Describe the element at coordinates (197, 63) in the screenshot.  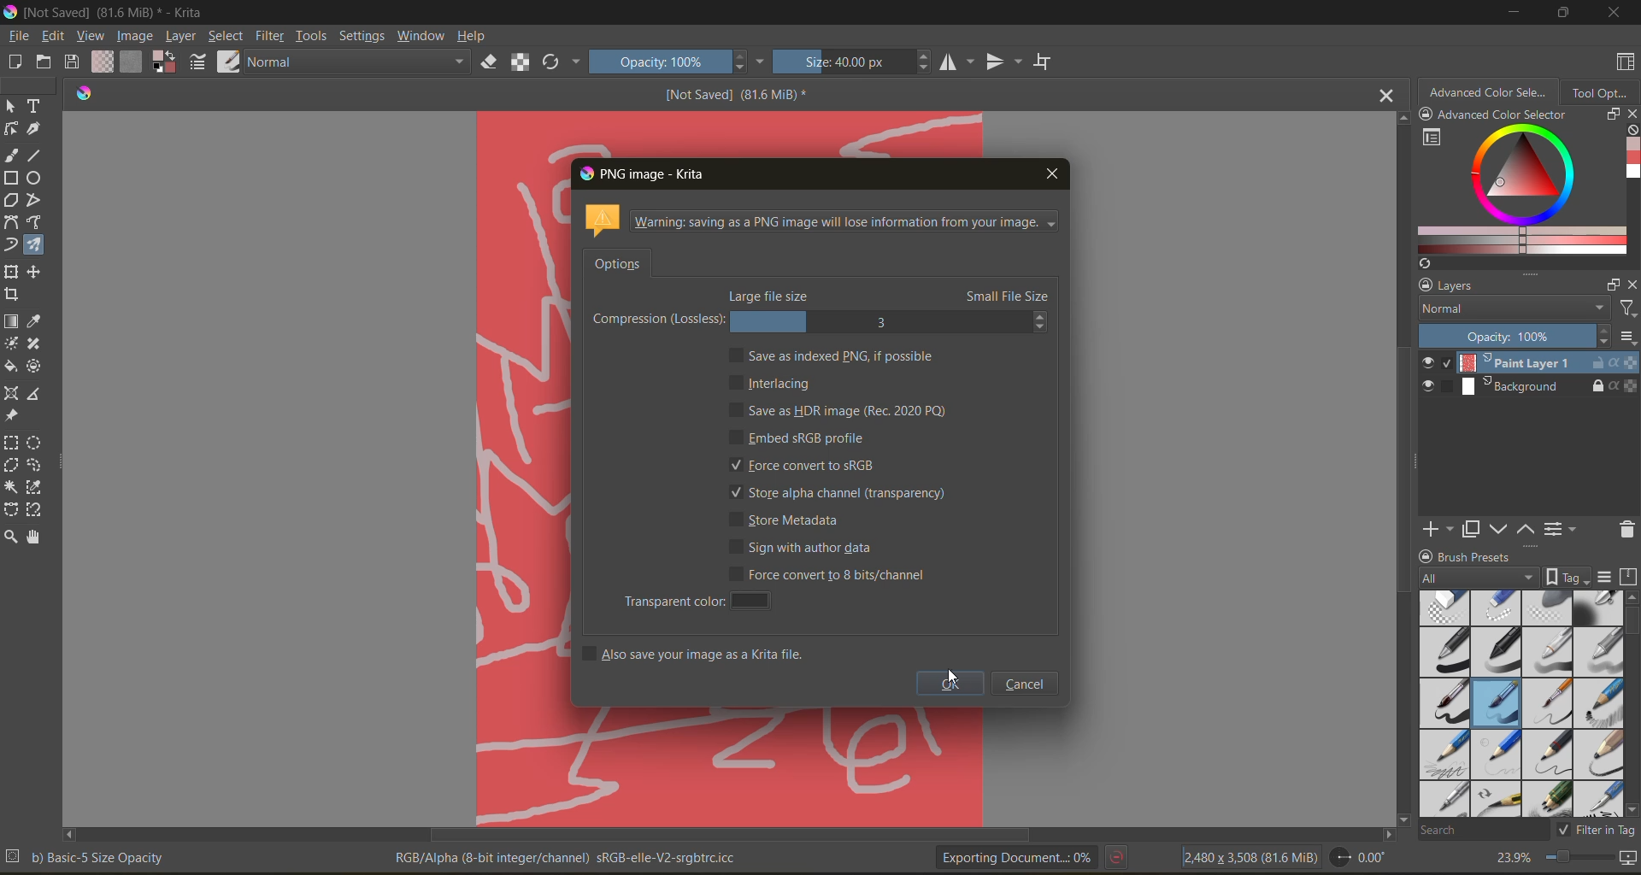
I see `edit brush settings` at that location.